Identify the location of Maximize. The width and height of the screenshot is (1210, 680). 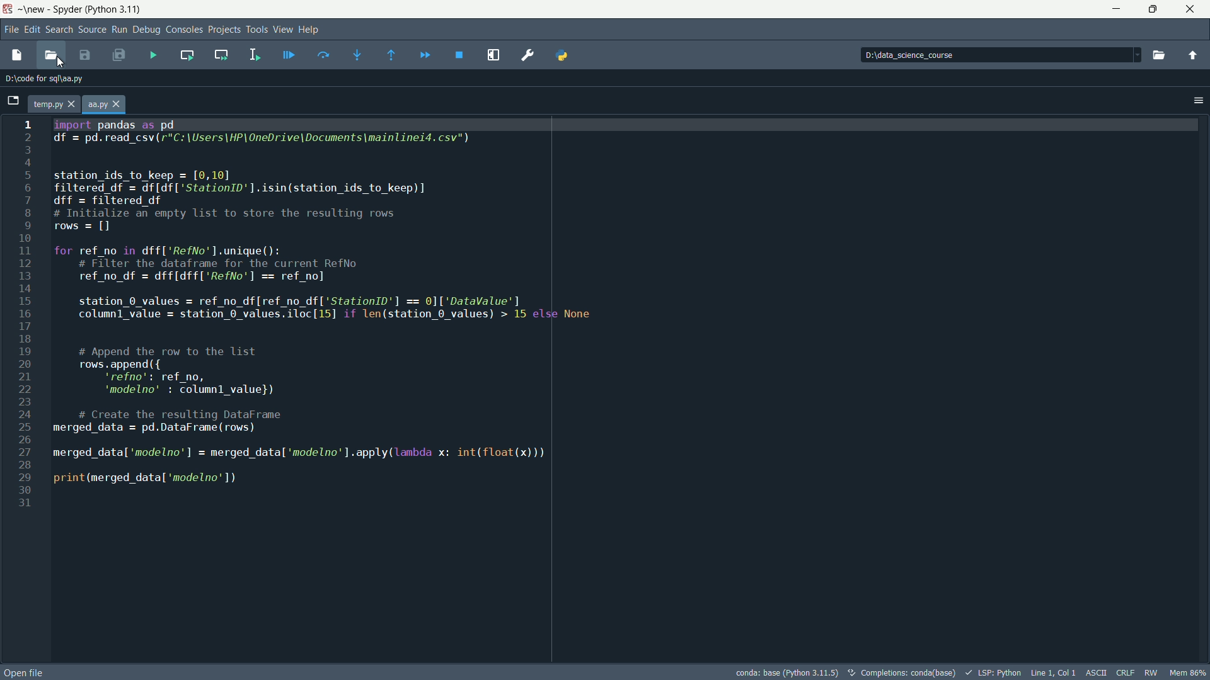
(1153, 9).